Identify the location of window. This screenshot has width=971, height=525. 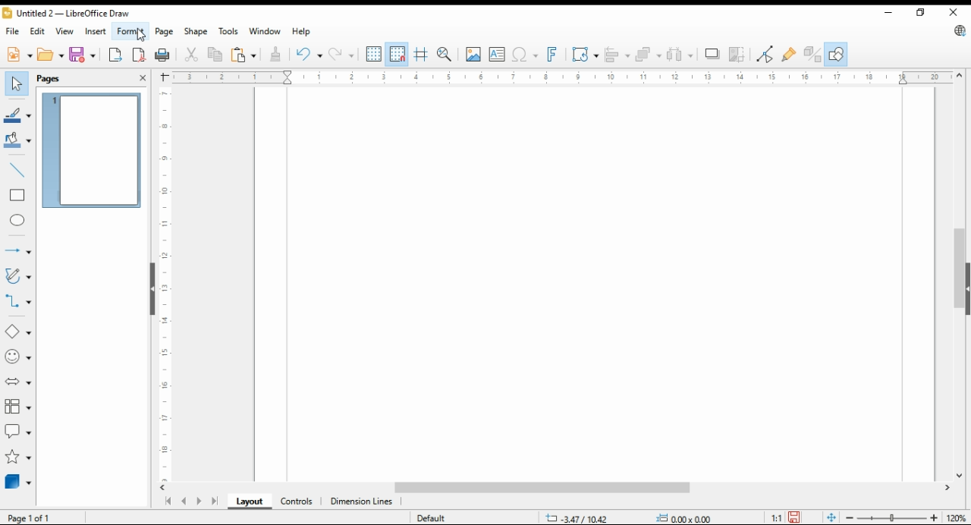
(264, 31).